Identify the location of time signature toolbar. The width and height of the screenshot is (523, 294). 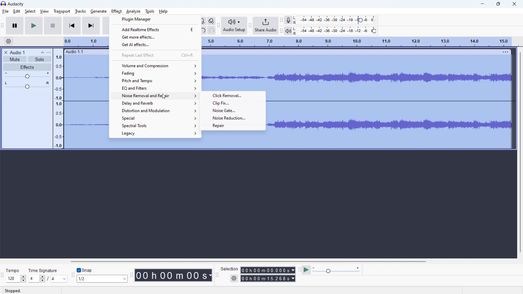
(3, 275).